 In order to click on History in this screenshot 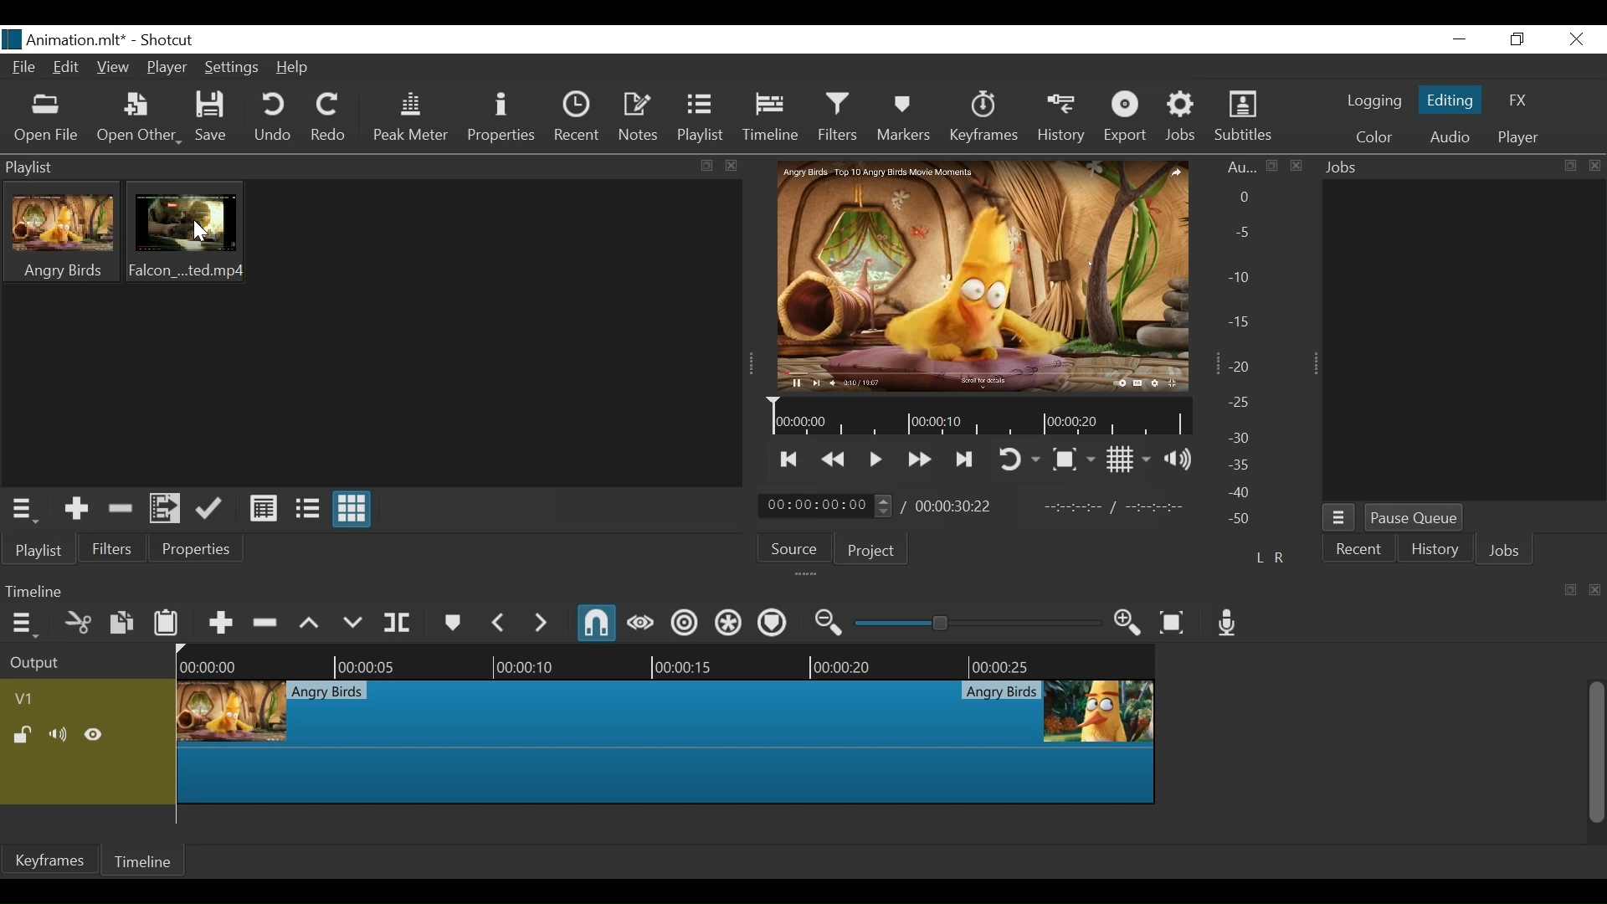, I will do `click(1062, 120)`.